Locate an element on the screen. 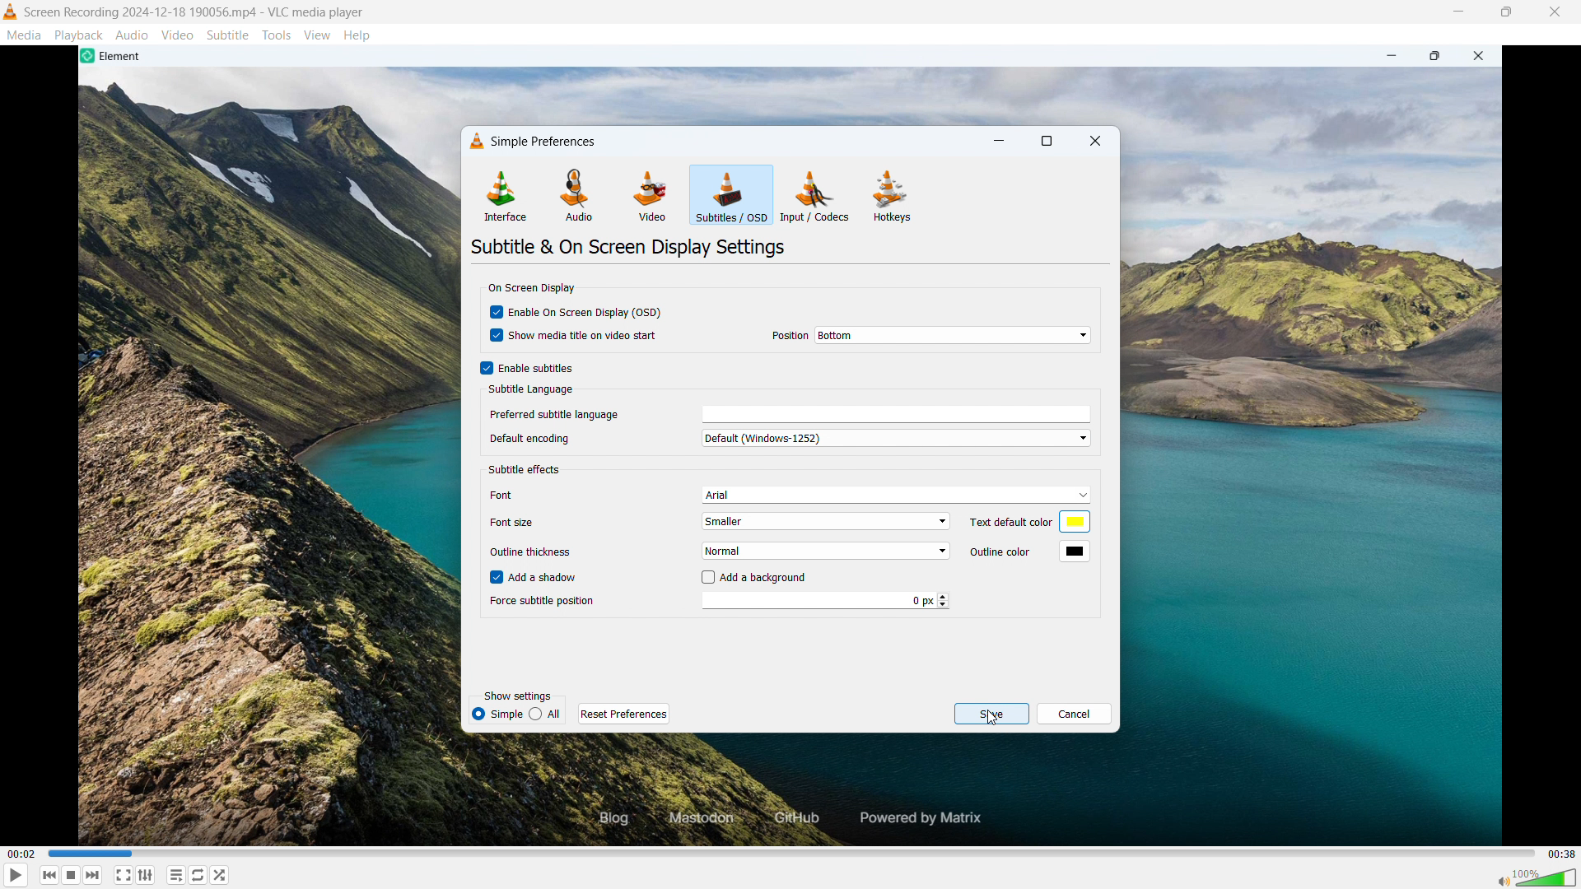 The height and width of the screenshot is (889, 1581). Reset preferences  is located at coordinates (624, 713).